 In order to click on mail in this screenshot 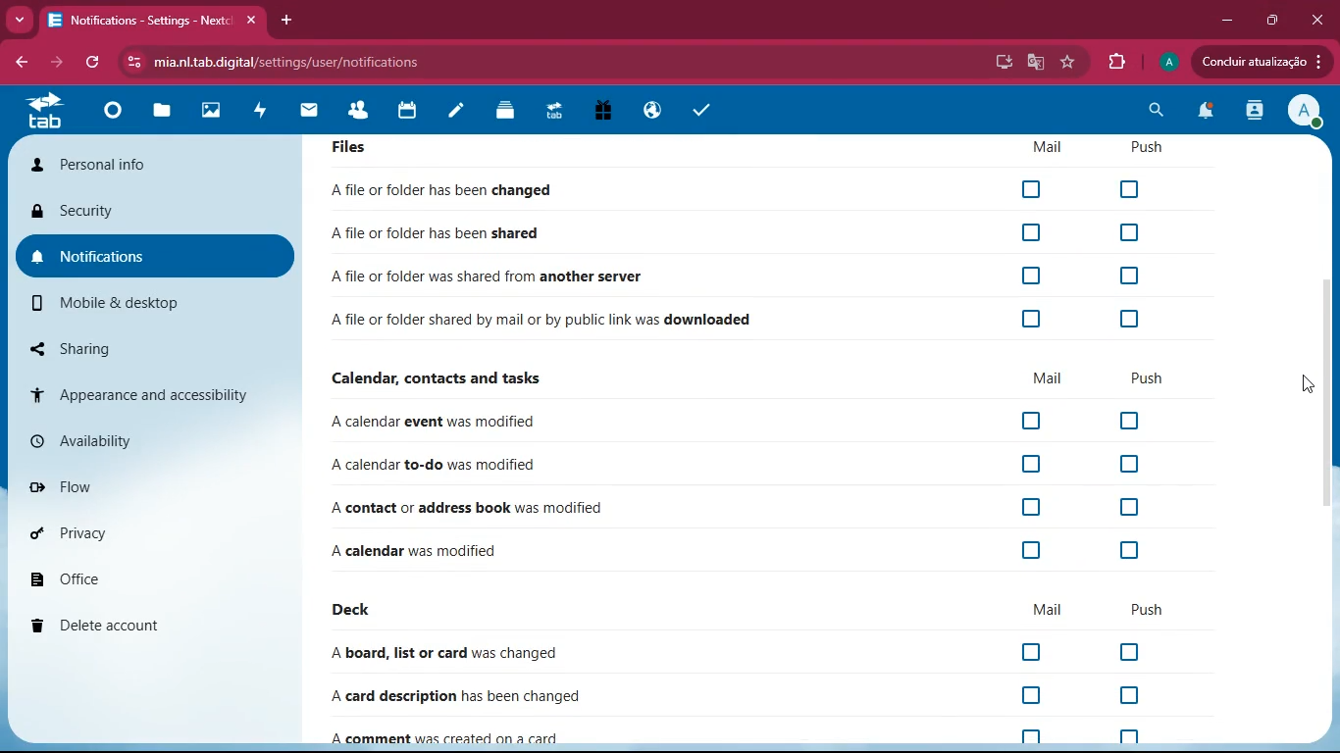, I will do `click(1042, 610)`.